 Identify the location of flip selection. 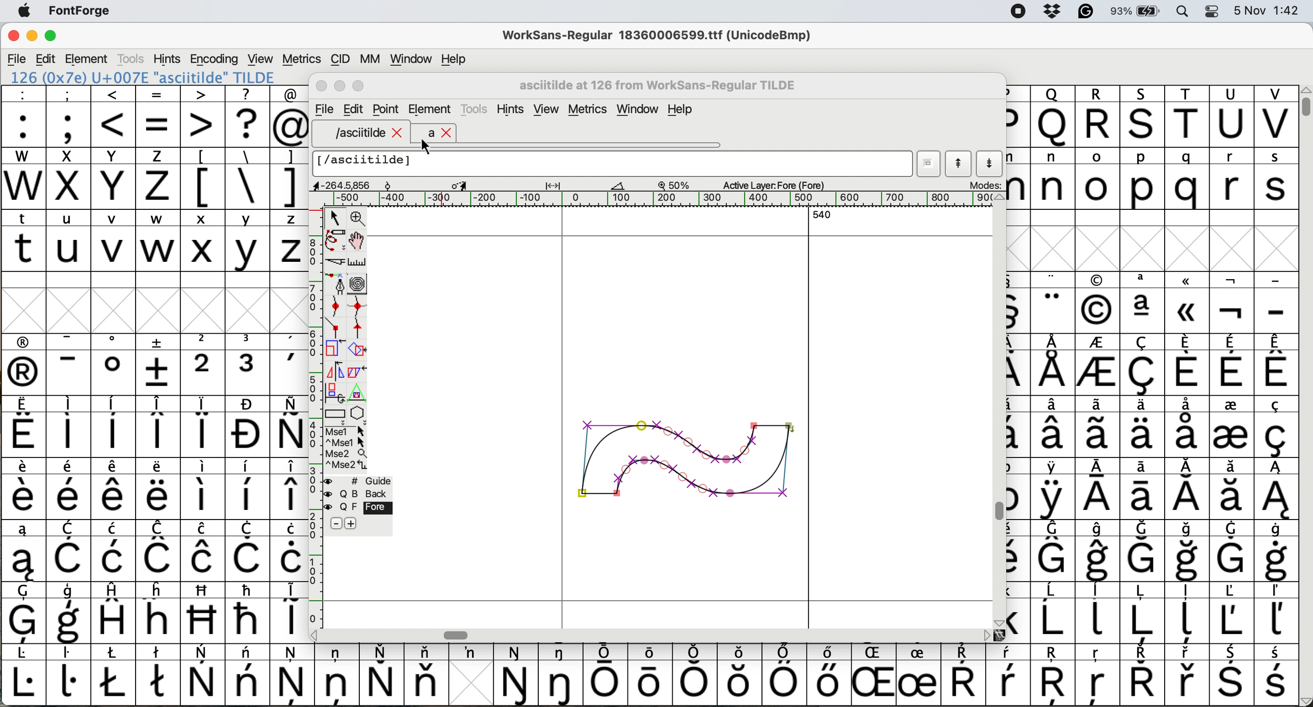
(335, 370).